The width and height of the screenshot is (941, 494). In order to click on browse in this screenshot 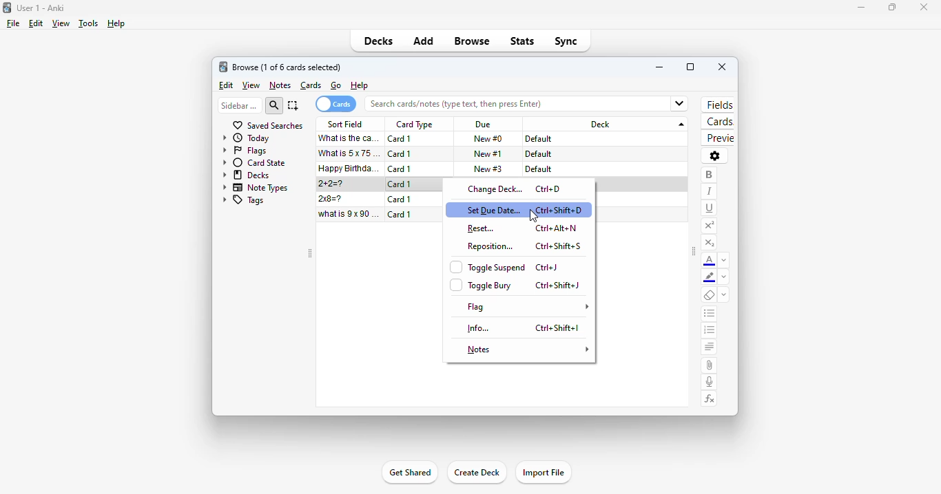, I will do `click(473, 42)`.